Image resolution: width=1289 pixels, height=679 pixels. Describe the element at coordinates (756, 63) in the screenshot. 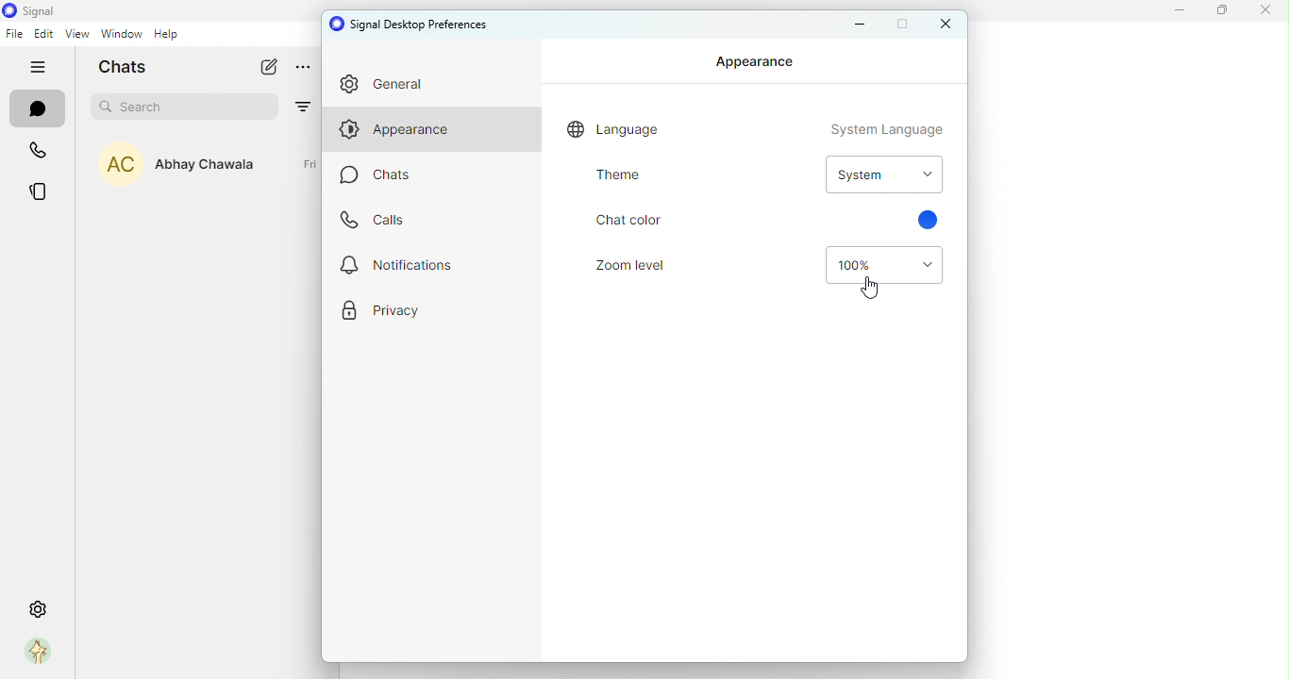

I see `Appearance` at that location.